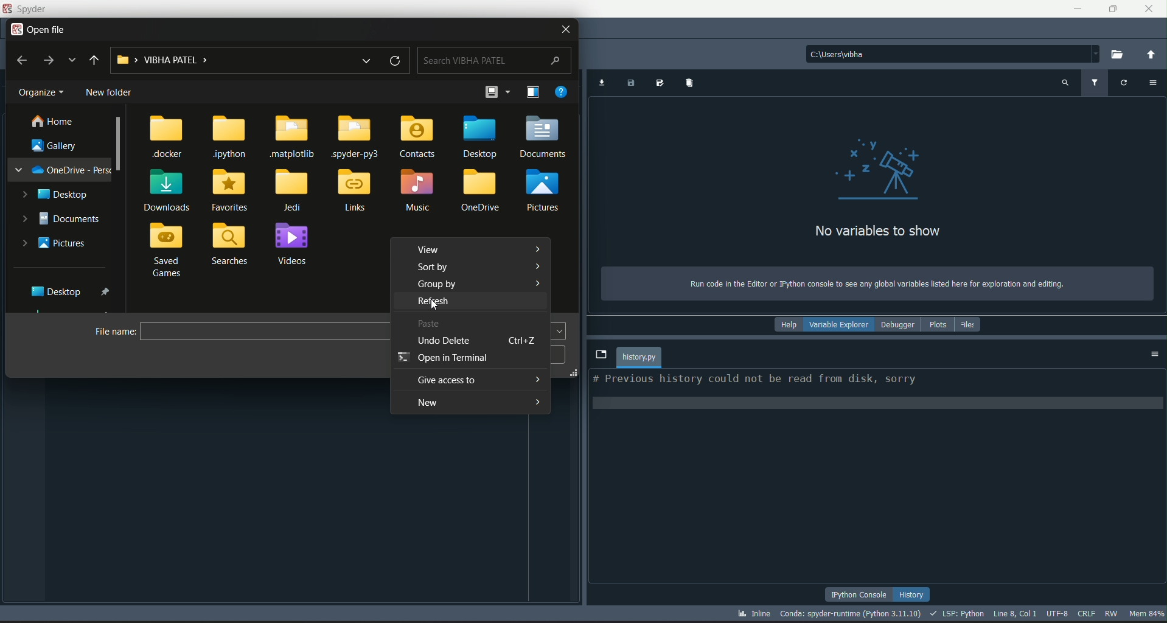 This screenshot has height=623, width=1167. I want to click on text, so click(870, 284).